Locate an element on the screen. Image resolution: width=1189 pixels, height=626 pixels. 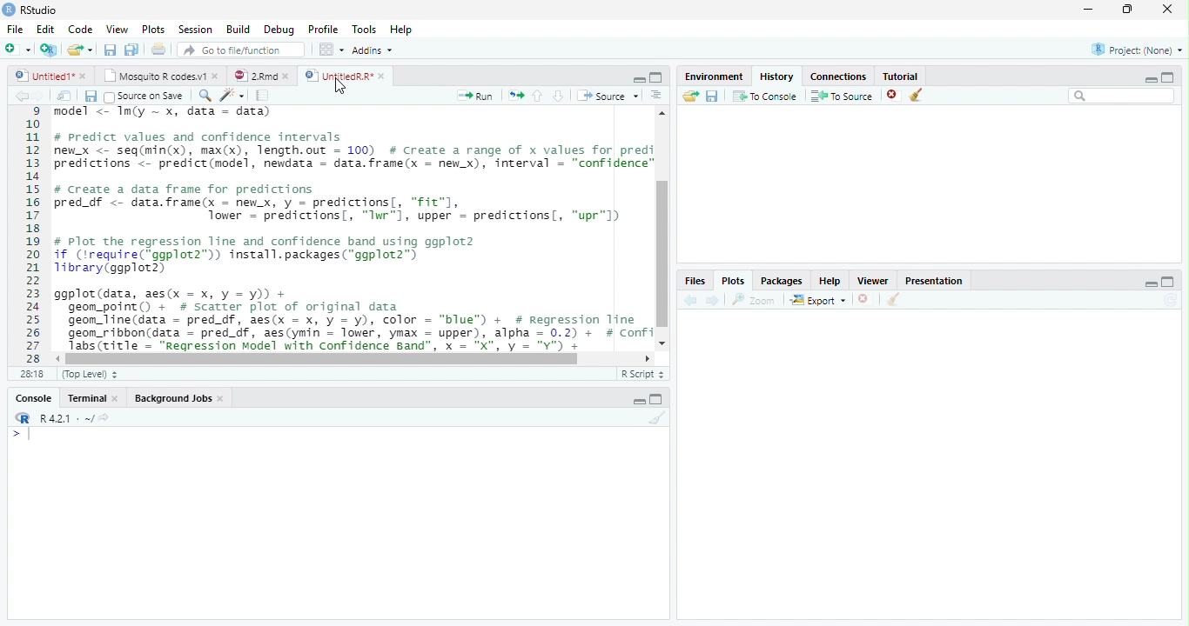
Source is located at coordinates (608, 97).